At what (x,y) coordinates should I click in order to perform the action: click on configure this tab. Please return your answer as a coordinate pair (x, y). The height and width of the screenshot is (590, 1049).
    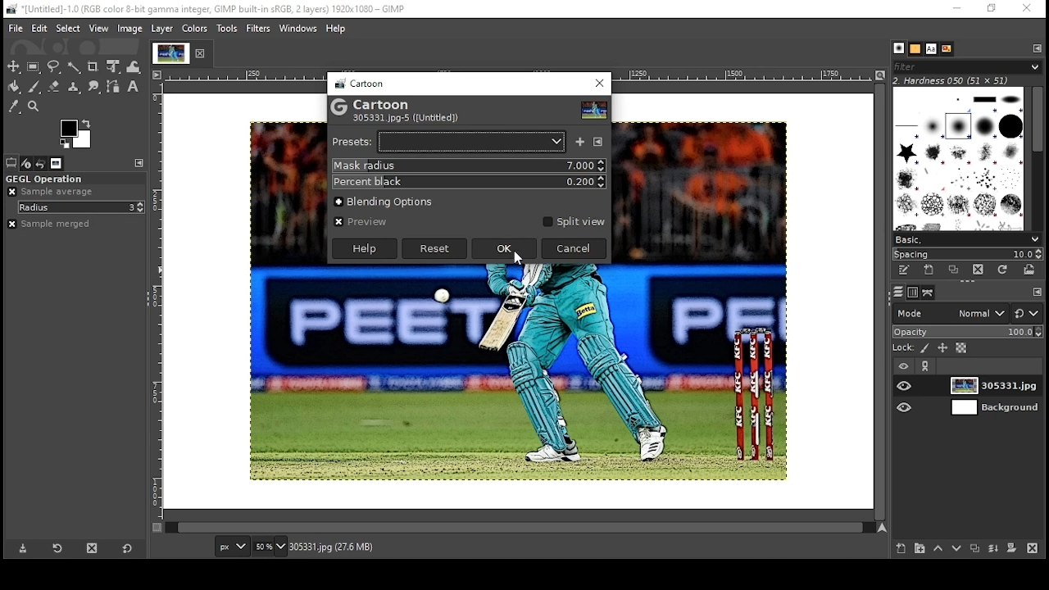
    Looking at the image, I should click on (1036, 293).